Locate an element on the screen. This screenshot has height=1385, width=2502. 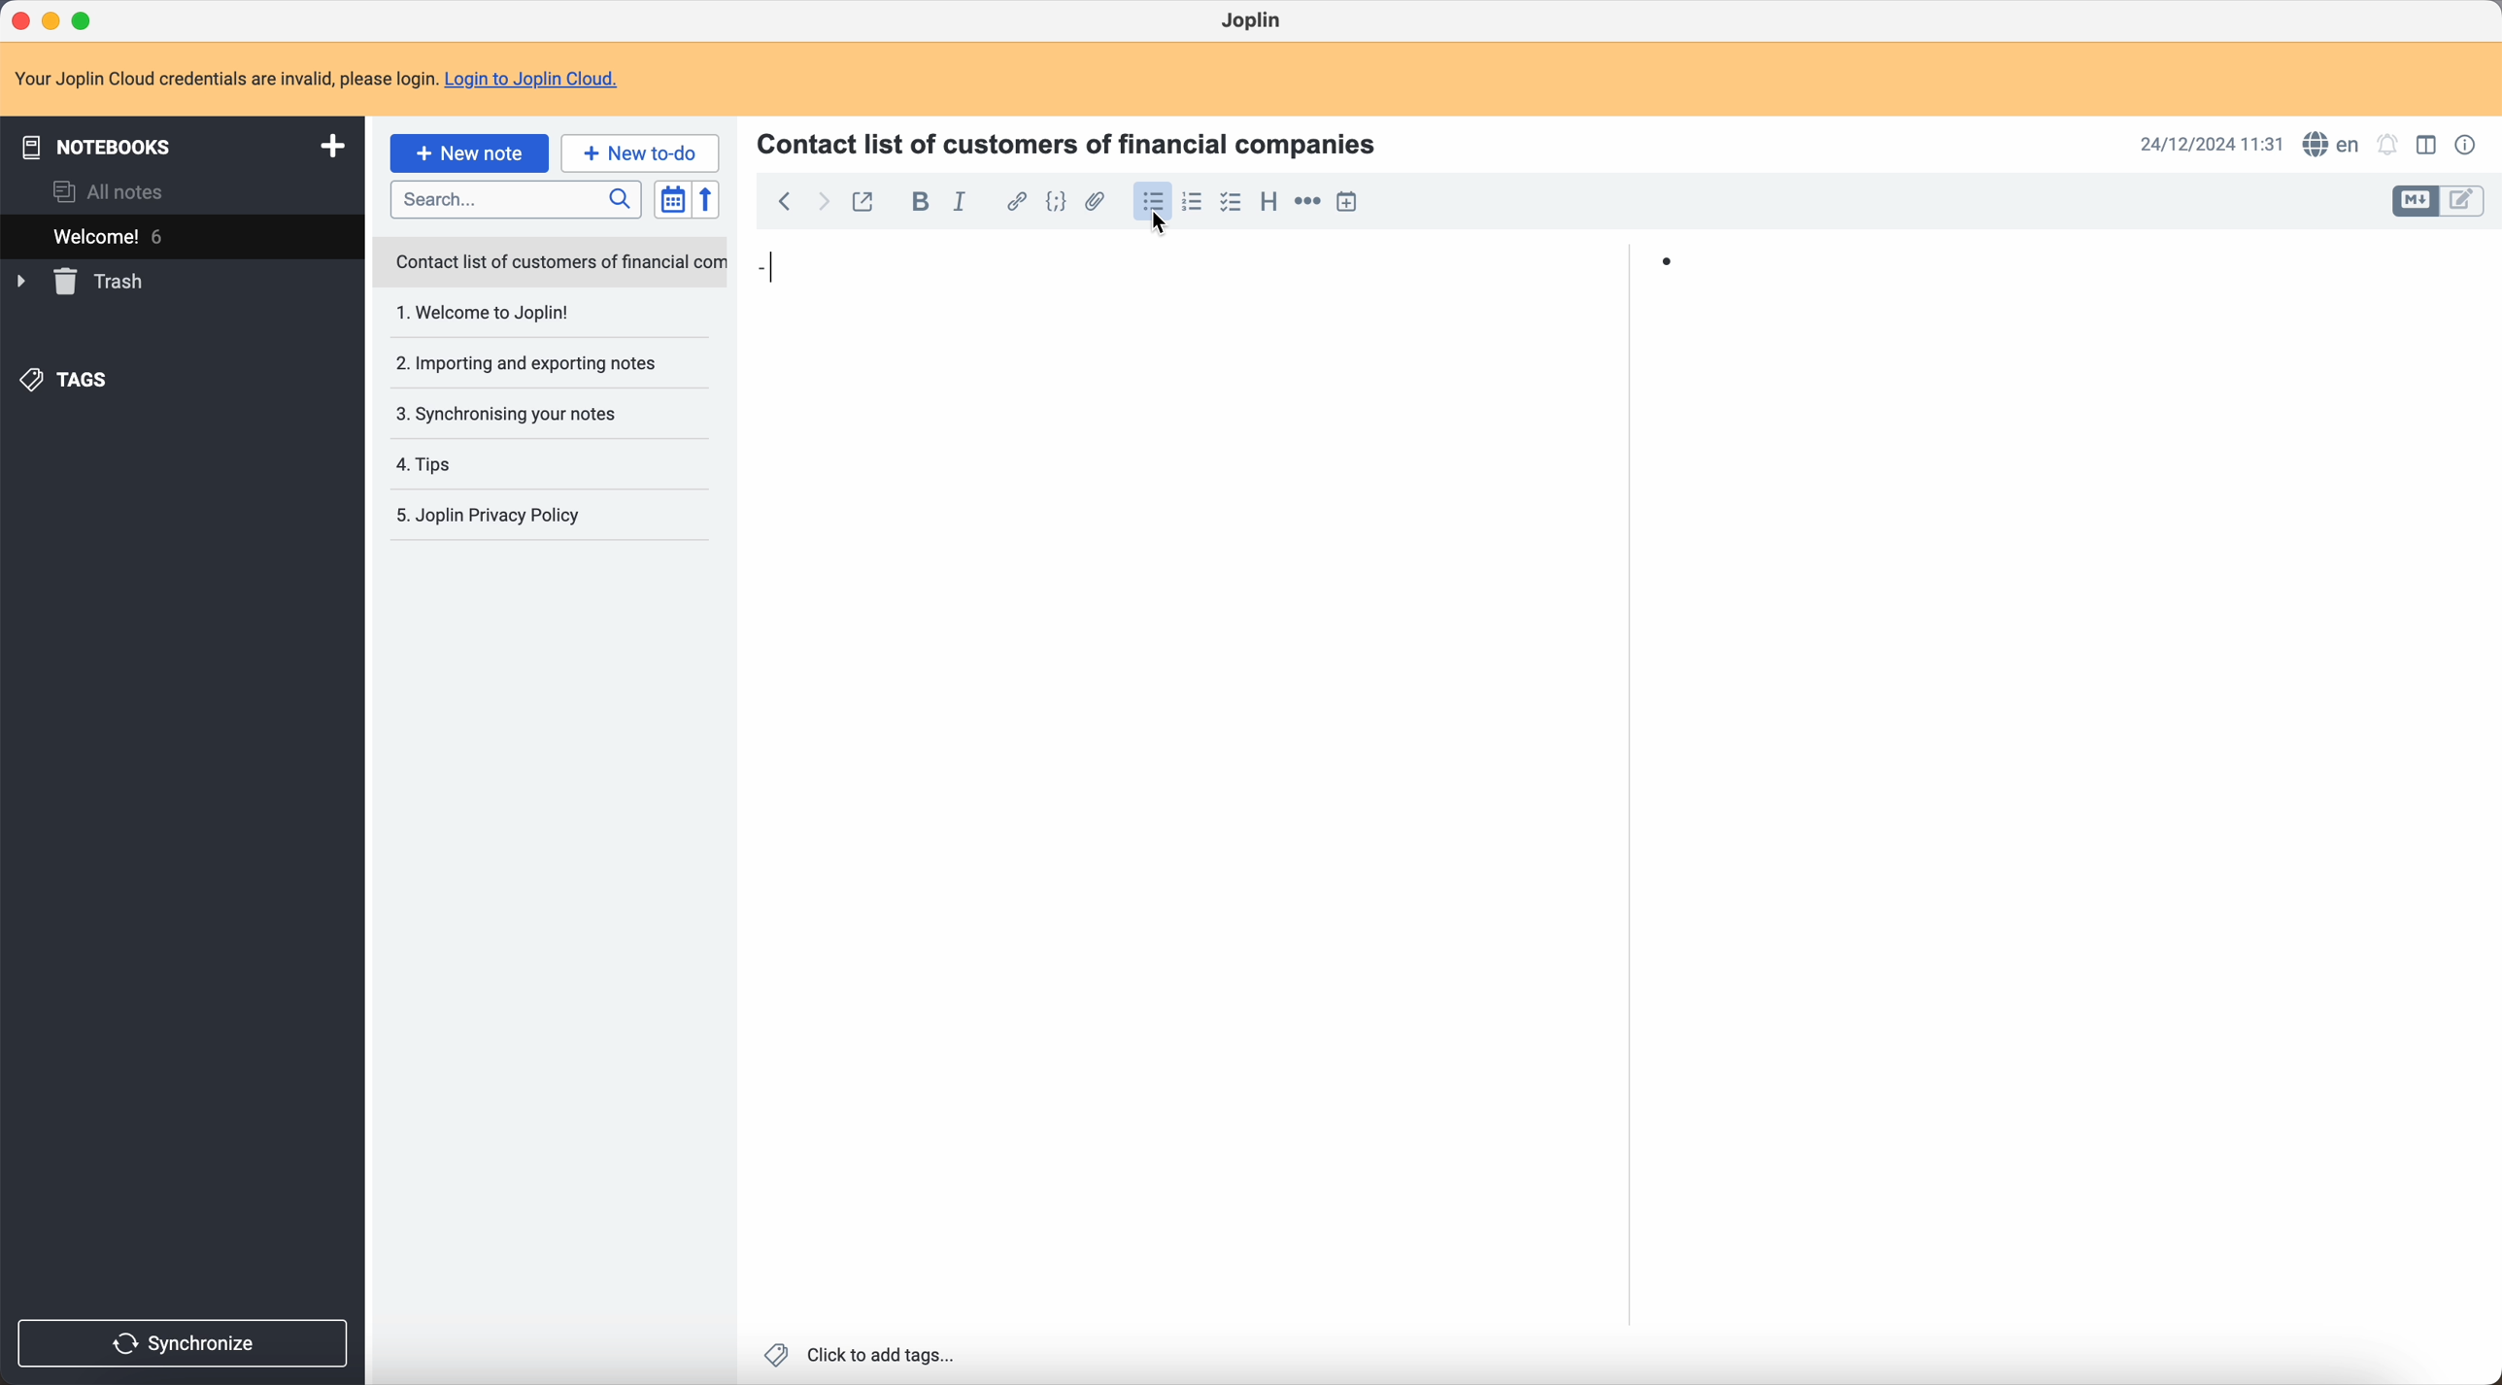
toggle edit layout is located at coordinates (2463, 202).